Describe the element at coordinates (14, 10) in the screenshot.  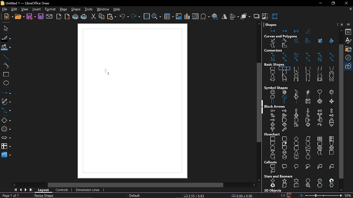
I see `edit` at that location.